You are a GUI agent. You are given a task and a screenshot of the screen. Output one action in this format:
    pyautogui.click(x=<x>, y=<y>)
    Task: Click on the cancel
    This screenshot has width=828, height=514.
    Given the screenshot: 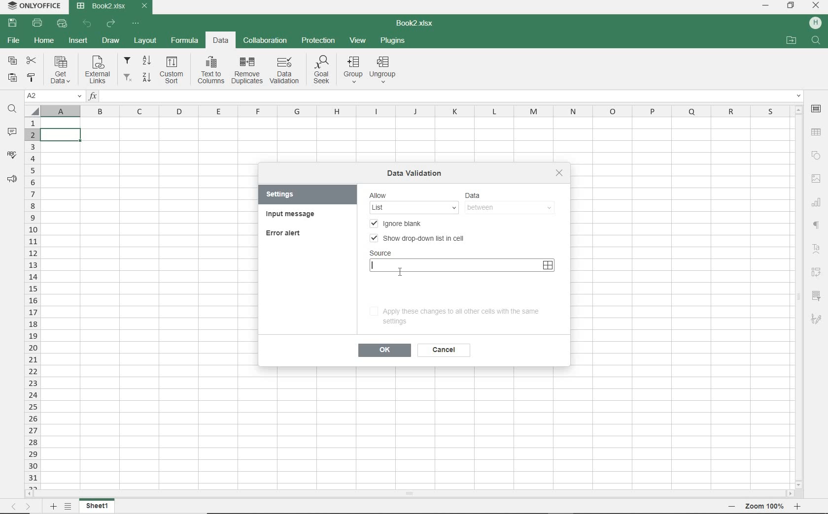 What is the action you would take?
    pyautogui.click(x=443, y=350)
    